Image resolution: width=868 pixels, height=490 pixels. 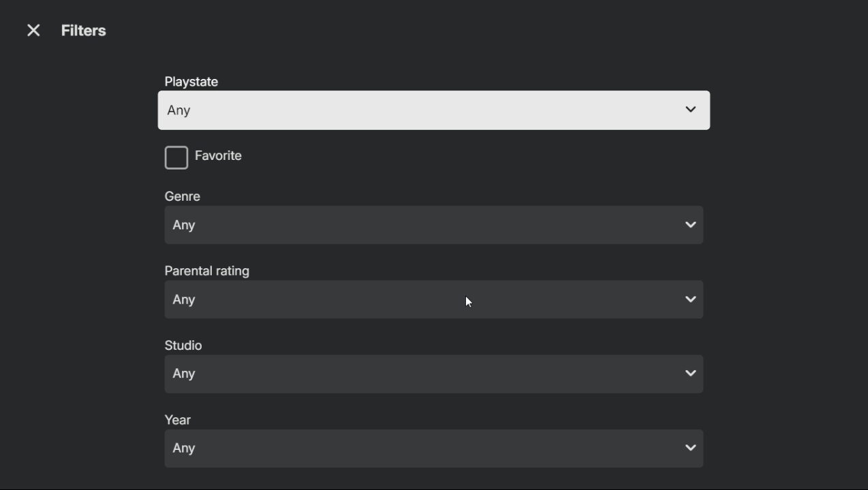 I want to click on checkbox: favorite, so click(x=266, y=160).